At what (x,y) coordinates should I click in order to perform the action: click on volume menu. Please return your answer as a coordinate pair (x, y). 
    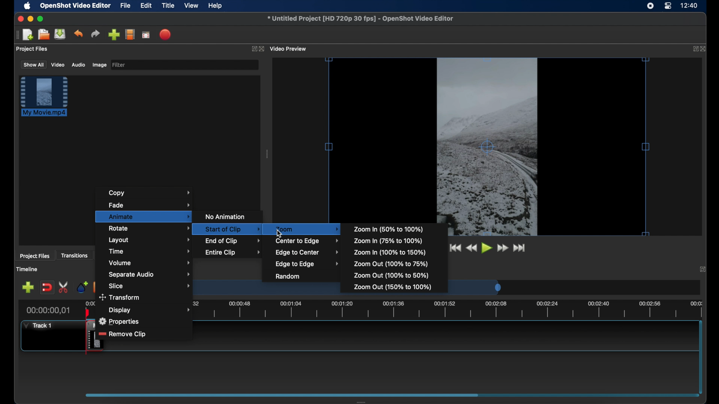
    Looking at the image, I should click on (150, 263).